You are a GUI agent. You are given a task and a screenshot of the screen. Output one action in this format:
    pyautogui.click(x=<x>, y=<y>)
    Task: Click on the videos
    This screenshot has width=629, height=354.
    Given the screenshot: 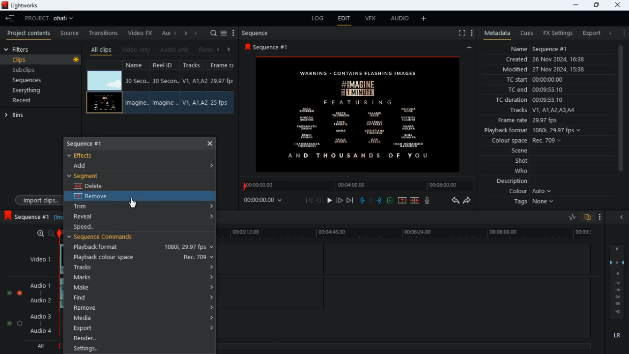 What is the action you would take?
    pyautogui.click(x=104, y=102)
    